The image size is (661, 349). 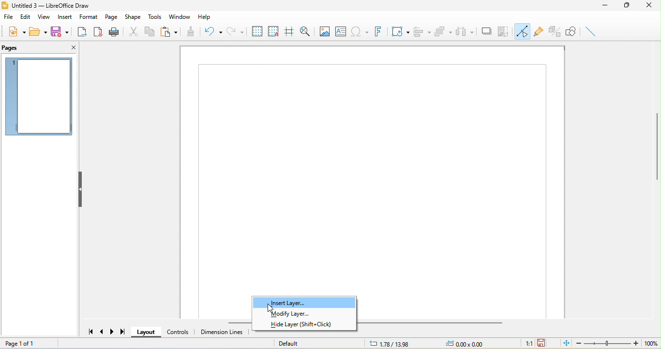 I want to click on control, so click(x=179, y=332).